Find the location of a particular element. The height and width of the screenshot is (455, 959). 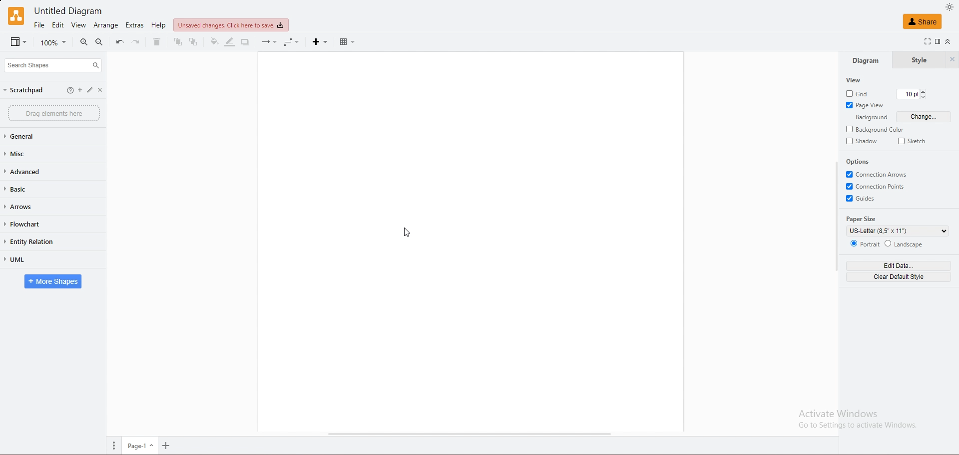

uml is located at coordinates (30, 259).